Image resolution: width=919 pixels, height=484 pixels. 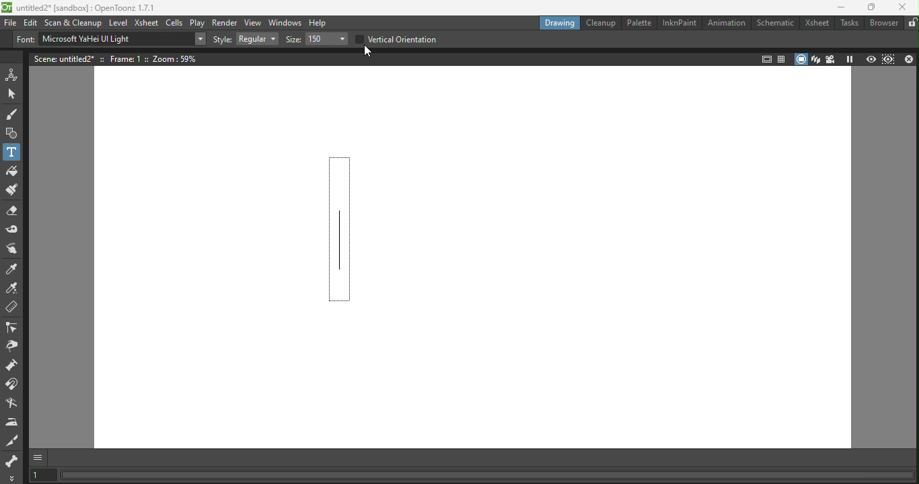 What do you see at coordinates (910, 24) in the screenshot?
I see `Lock rooms tab` at bounding box center [910, 24].